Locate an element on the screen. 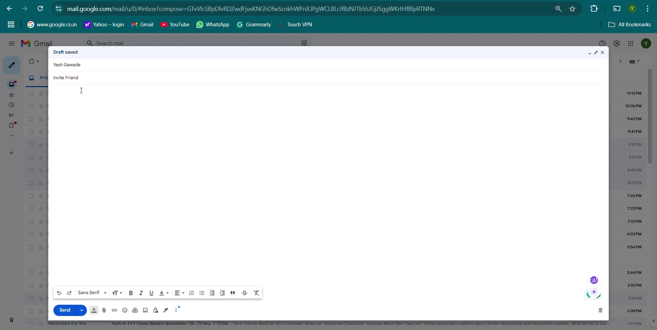 This screenshot has height=330, width=657. Whatsapp is located at coordinates (214, 25).